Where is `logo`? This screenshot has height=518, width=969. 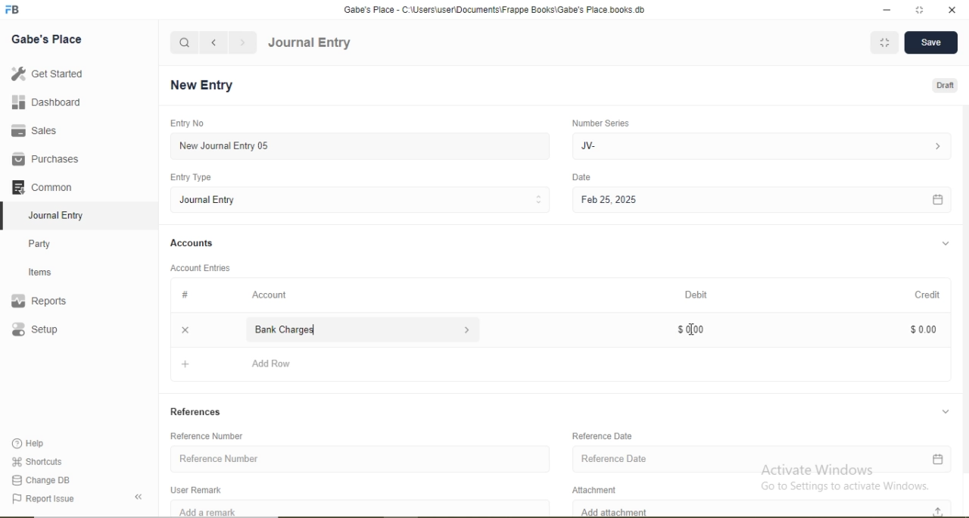 logo is located at coordinates (14, 10).